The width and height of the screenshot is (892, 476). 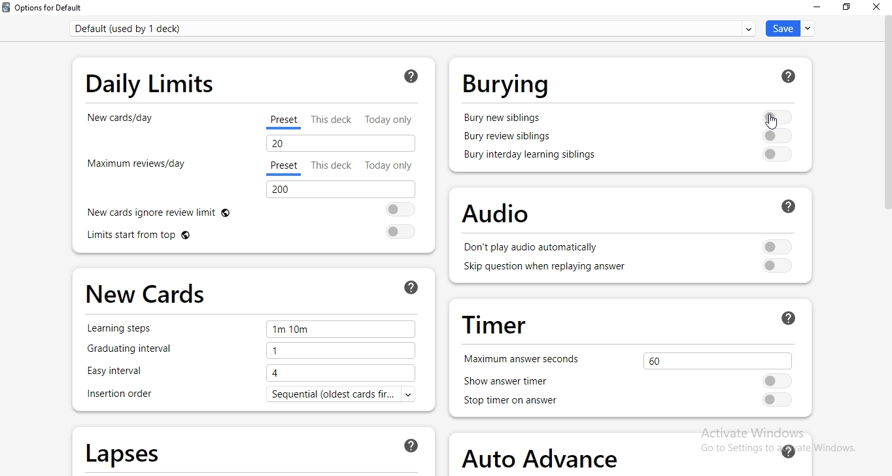 What do you see at coordinates (532, 248) in the screenshot?
I see `don't play audio automatically` at bounding box center [532, 248].